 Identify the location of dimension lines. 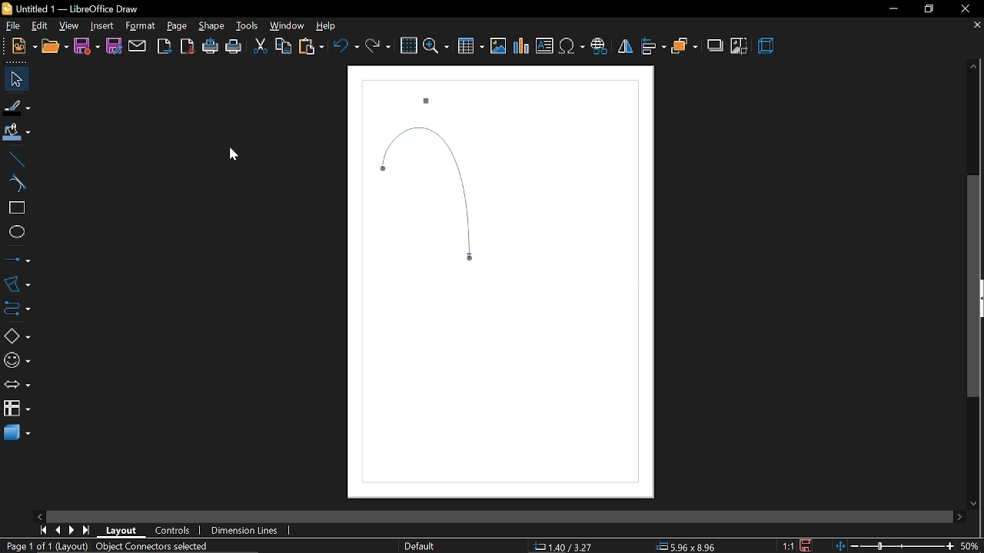
(247, 531).